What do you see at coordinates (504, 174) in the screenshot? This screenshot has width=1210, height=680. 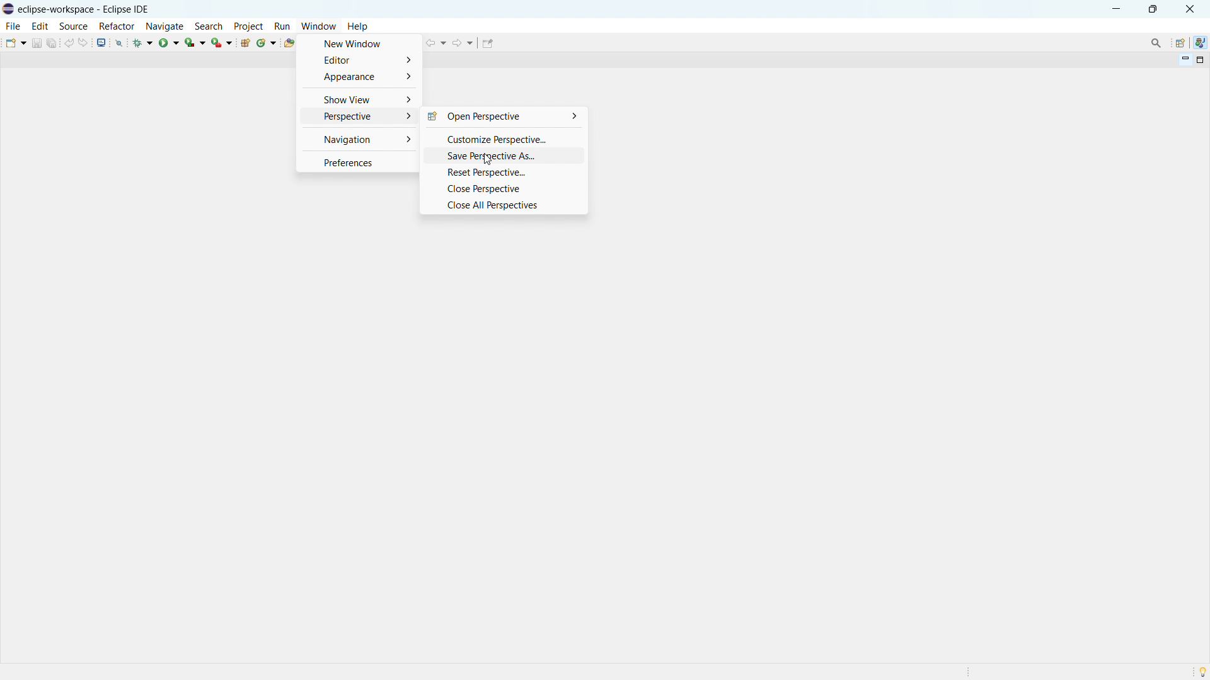 I see `reset perspective` at bounding box center [504, 174].